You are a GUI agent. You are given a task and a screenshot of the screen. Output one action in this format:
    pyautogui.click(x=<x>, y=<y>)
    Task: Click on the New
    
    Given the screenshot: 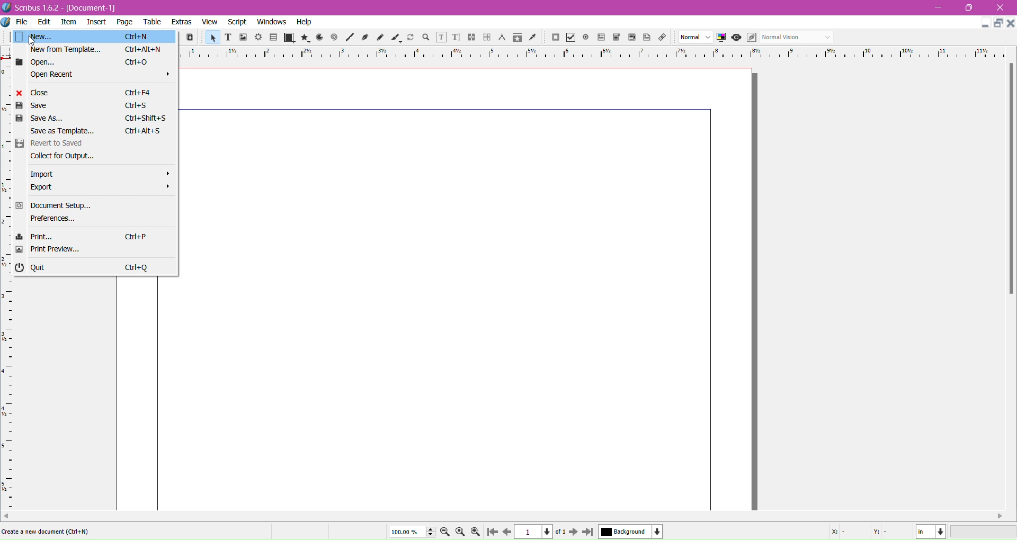 What is the action you would take?
    pyautogui.click(x=95, y=36)
    